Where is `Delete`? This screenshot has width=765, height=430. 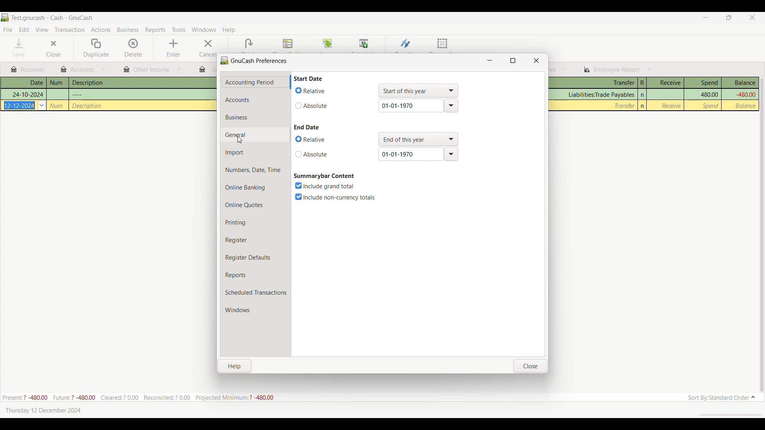 Delete is located at coordinates (134, 48).